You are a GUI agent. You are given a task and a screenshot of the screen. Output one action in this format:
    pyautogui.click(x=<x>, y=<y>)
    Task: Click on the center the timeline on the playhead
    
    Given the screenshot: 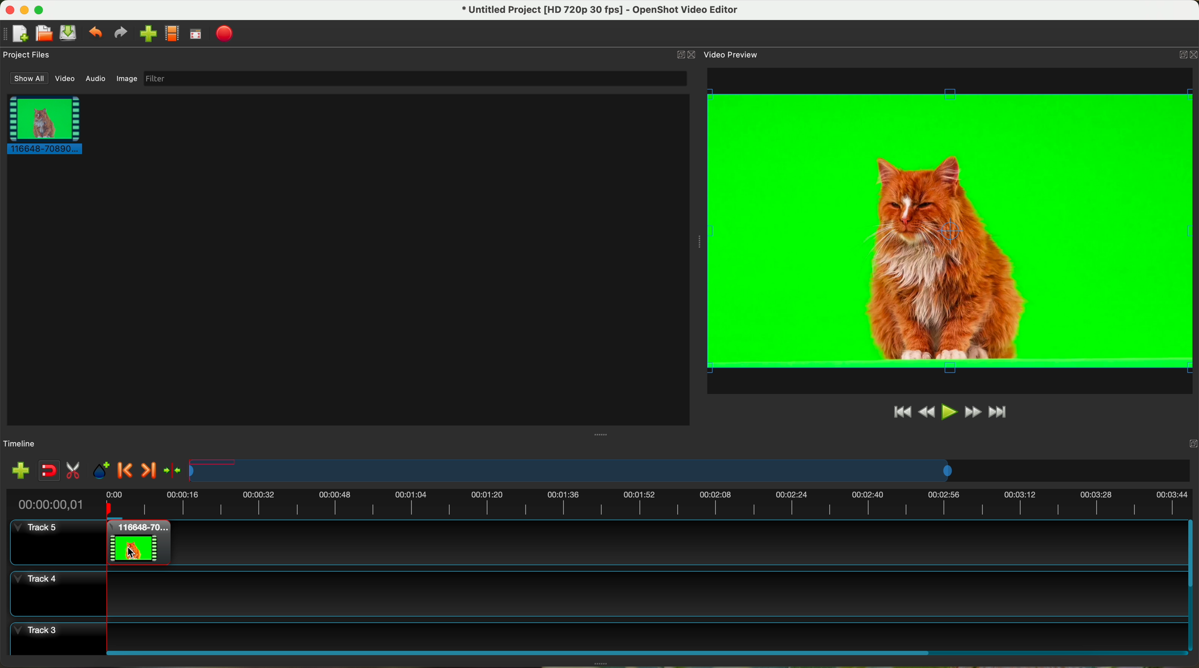 What is the action you would take?
    pyautogui.click(x=174, y=471)
    